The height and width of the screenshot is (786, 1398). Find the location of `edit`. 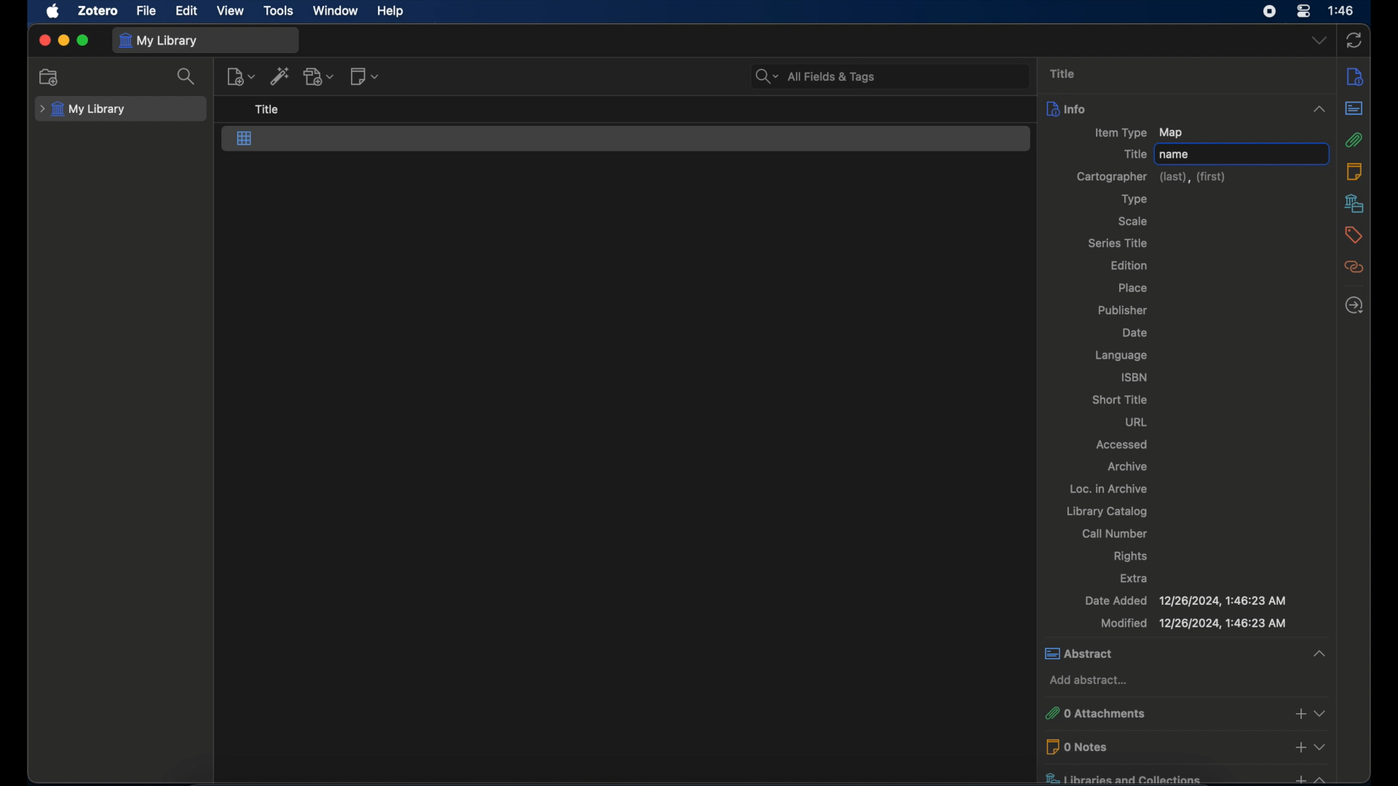

edit is located at coordinates (185, 10).